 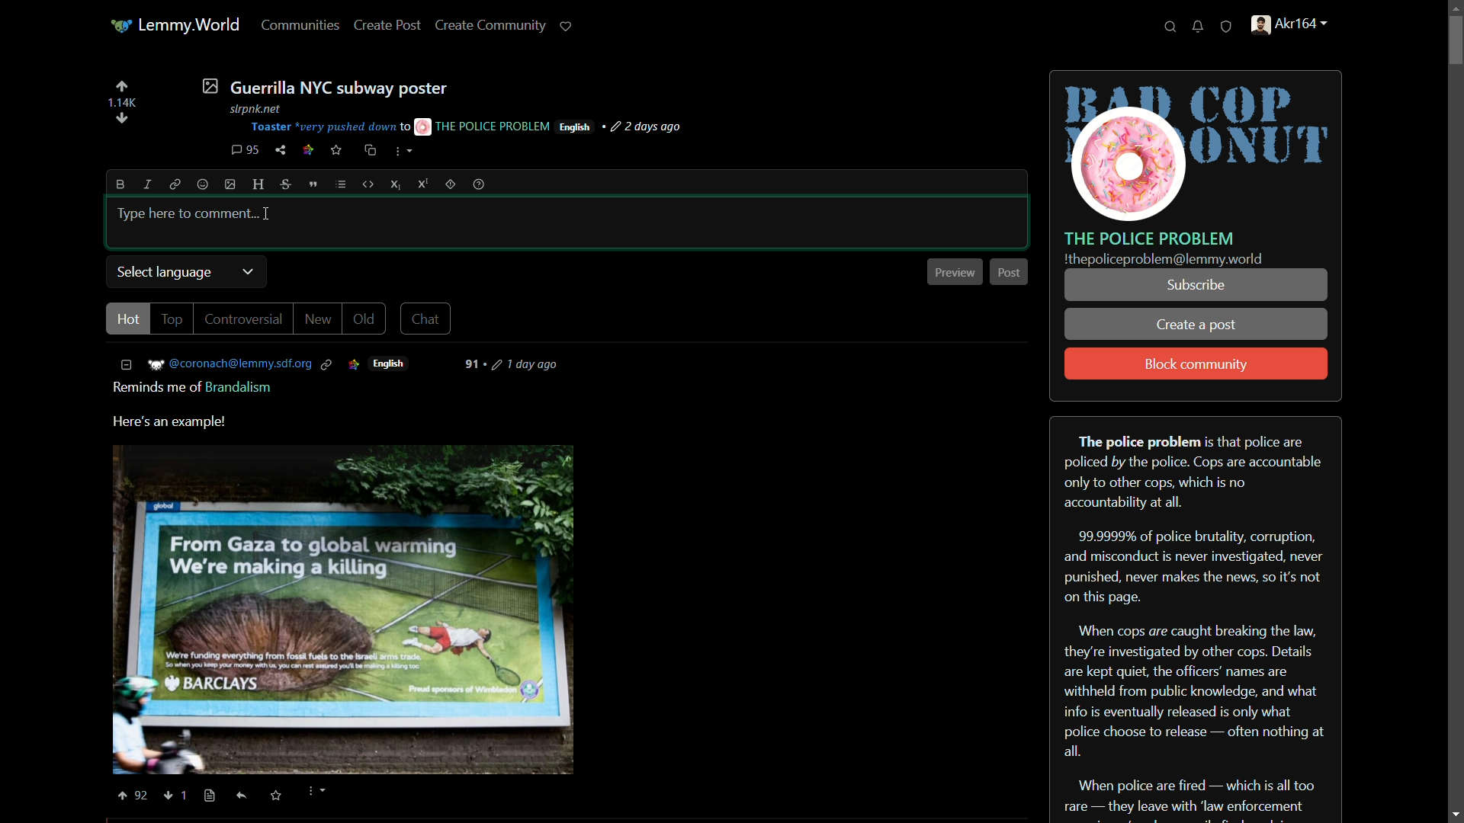 I want to click on code, so click(x=369, y=184).